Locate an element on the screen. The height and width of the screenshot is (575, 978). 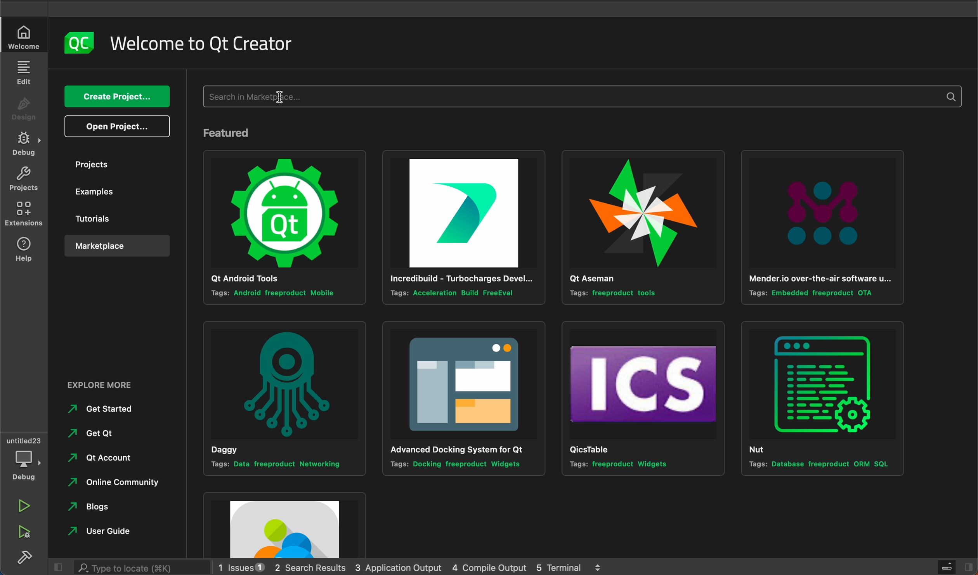
 is located at coordinates (286, 524).